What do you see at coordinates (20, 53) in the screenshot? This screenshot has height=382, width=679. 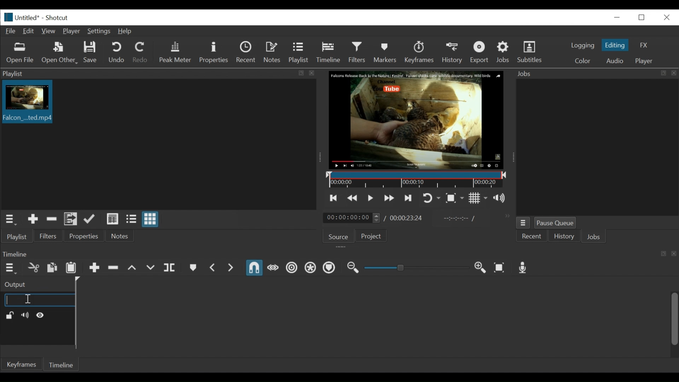 I see `Open file` at bounding box center [20, 53].